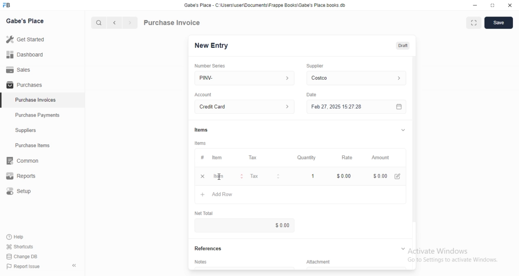  I want to click on Collapse, so click(403, 248).